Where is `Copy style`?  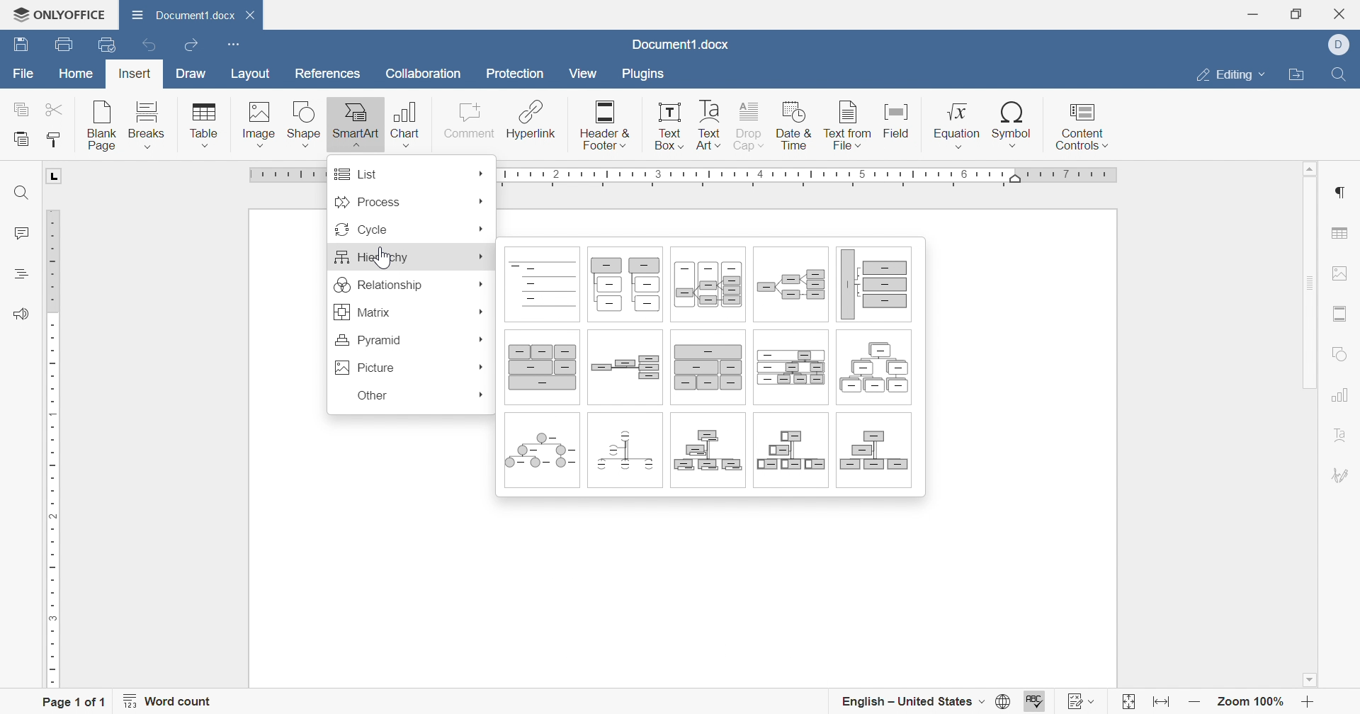
Copy style is located at coordinates (56, 140).